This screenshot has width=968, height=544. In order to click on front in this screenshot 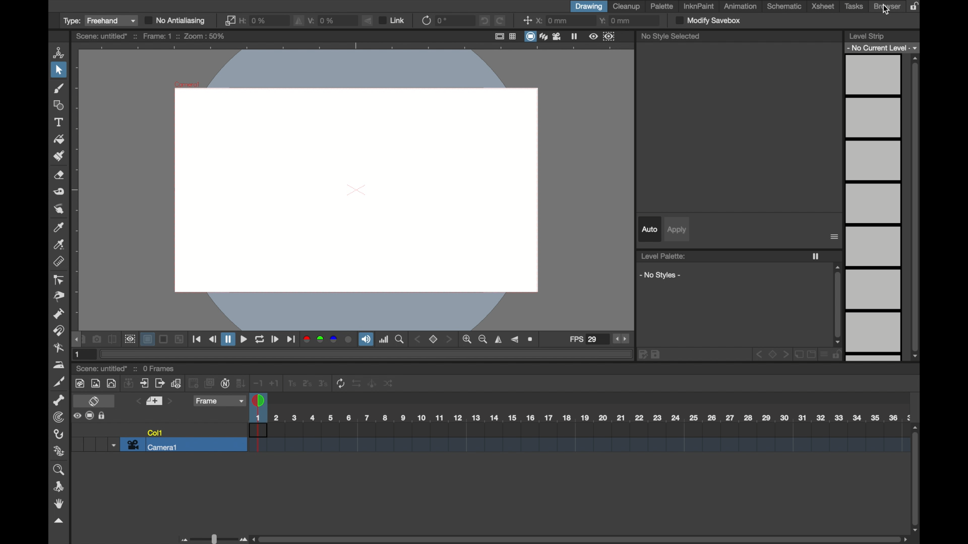, I will do `click(786, 354)`.